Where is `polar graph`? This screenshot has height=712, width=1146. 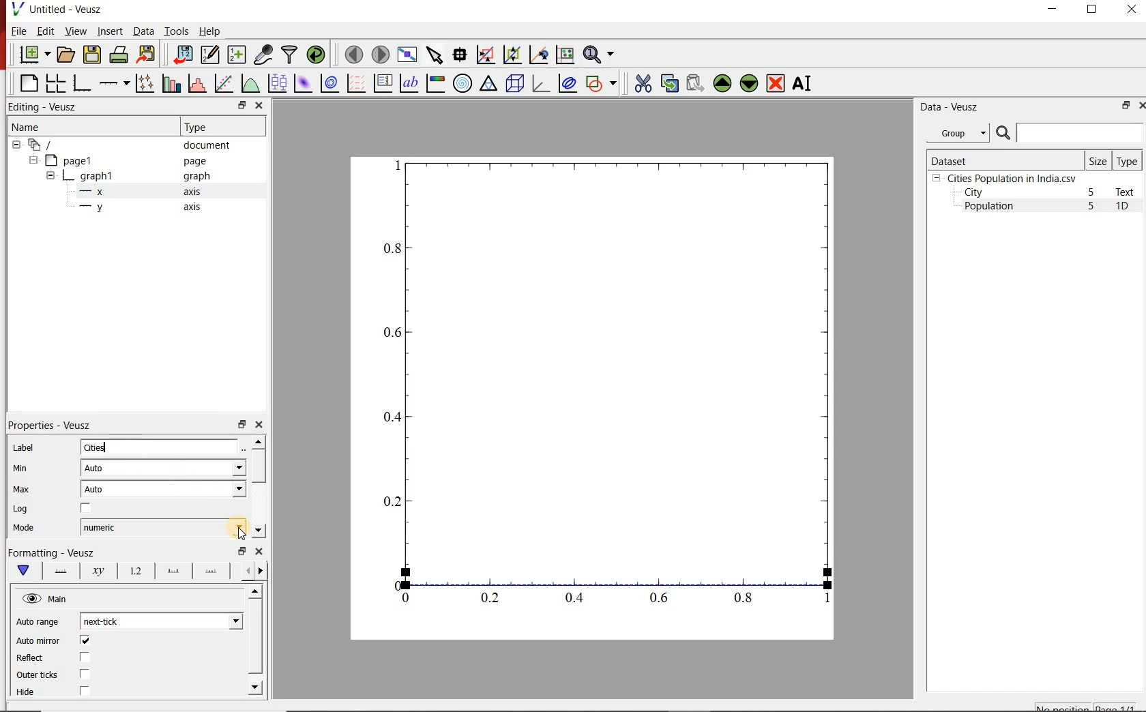
polar graph is located at coordinates (462, 83).